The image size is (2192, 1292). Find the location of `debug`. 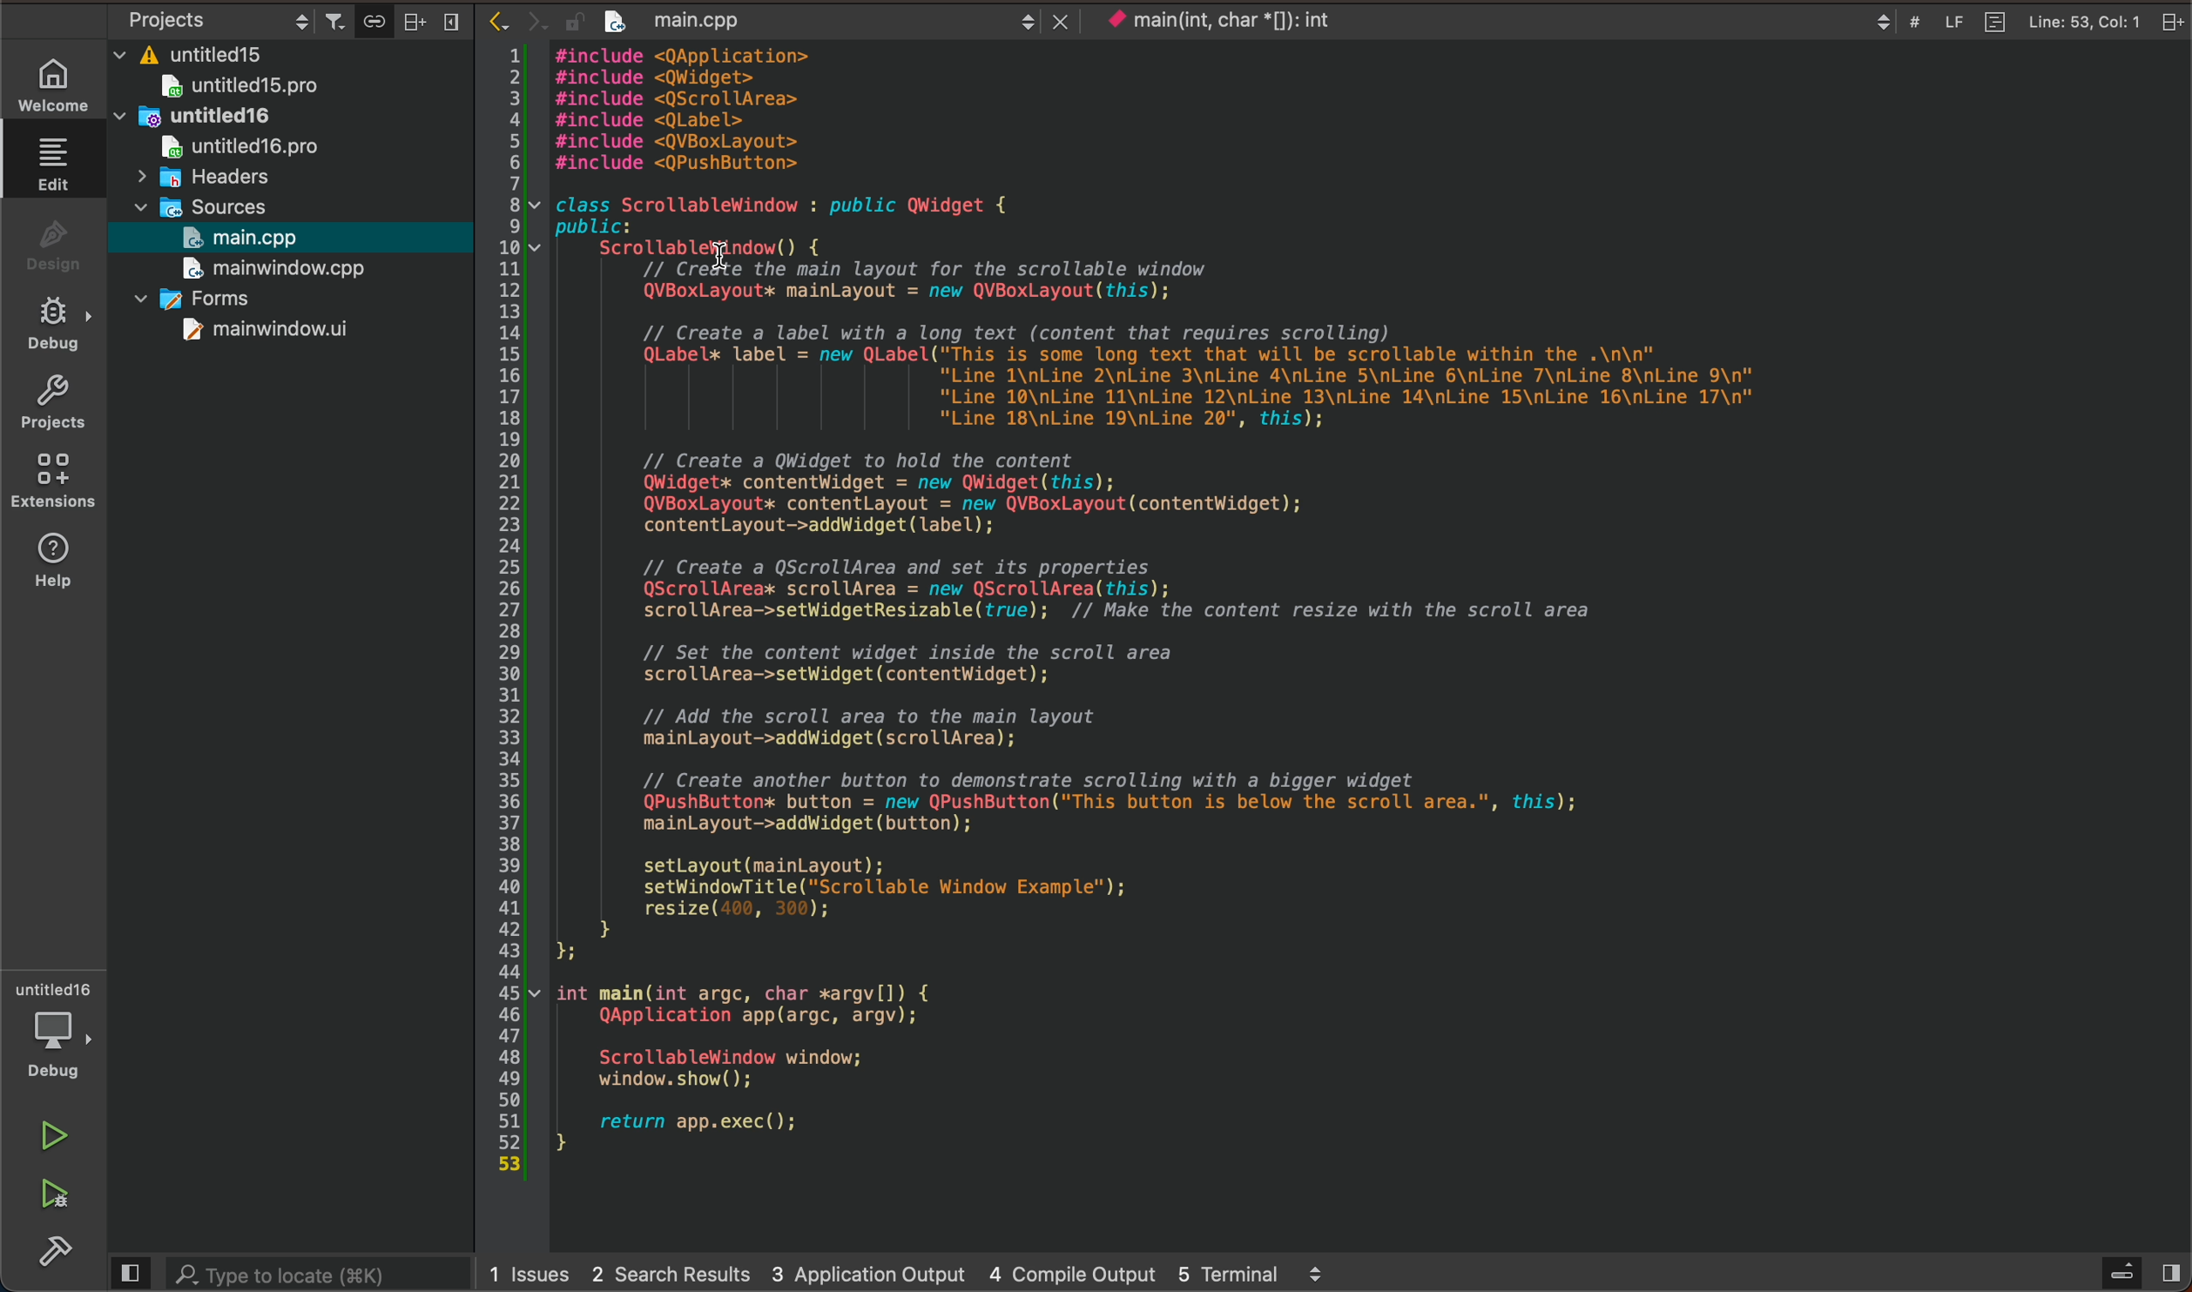

debug is located at coordinates (53, 326).